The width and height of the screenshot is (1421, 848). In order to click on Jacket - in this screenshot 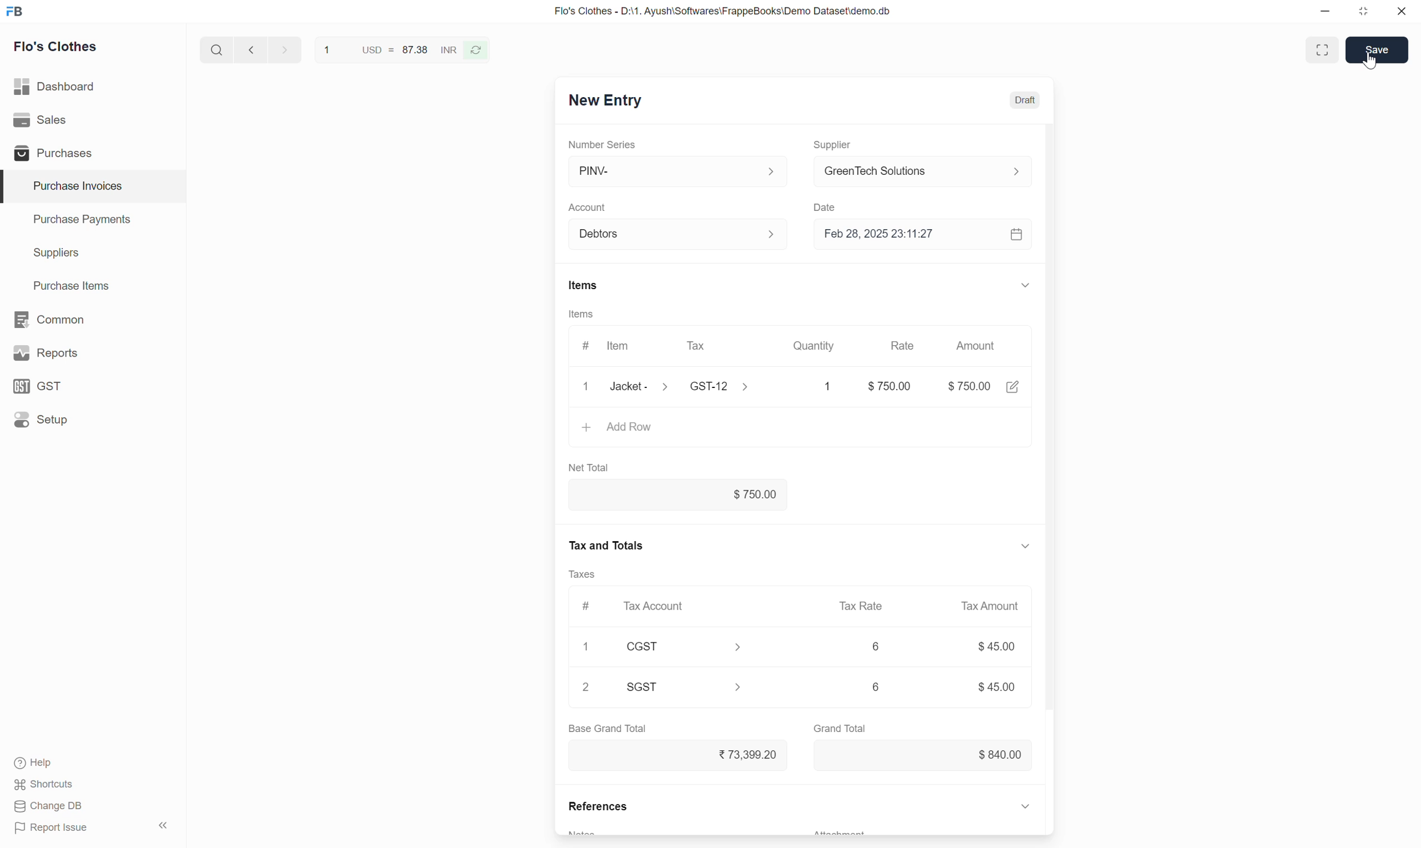, I will do `click(642, 386)`.